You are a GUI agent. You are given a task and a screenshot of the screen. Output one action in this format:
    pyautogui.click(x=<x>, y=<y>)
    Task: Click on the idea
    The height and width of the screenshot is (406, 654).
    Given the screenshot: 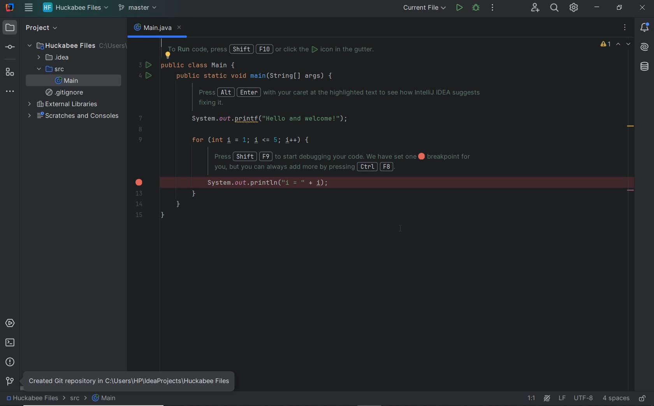 What is the action you would take?
    pyautogui.click(x=56, y=58)
    